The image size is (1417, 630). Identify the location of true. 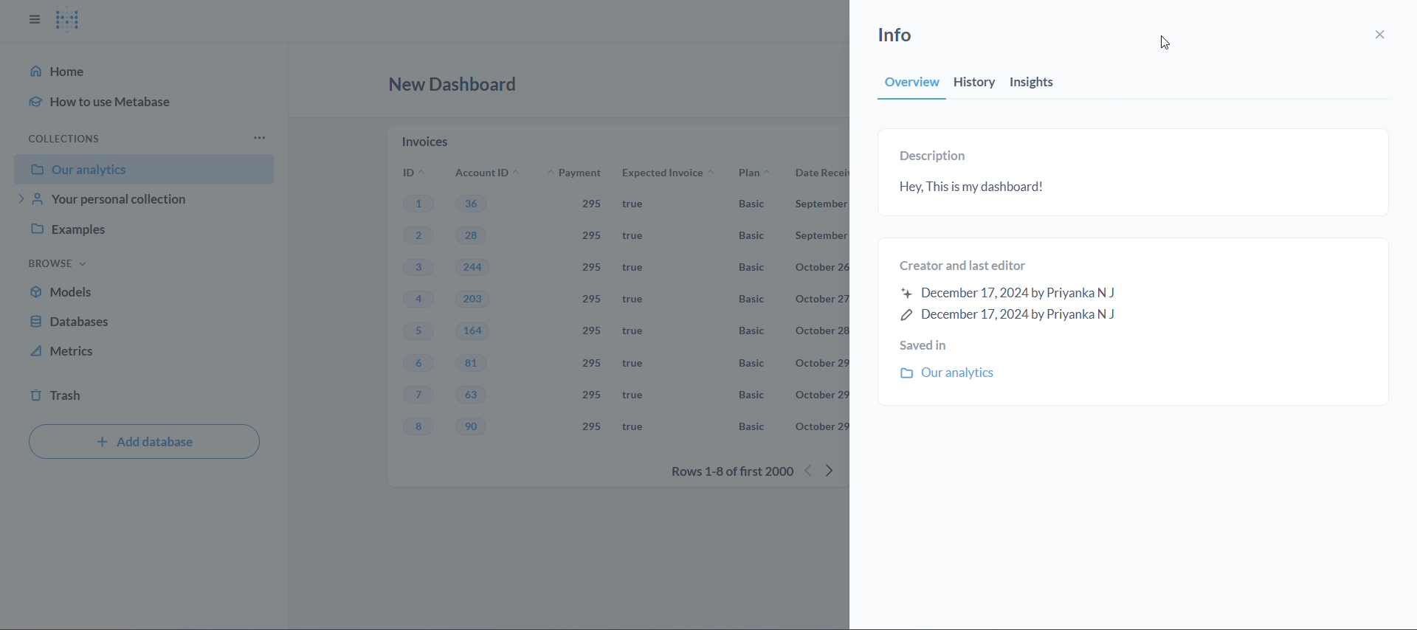
(640, 206).